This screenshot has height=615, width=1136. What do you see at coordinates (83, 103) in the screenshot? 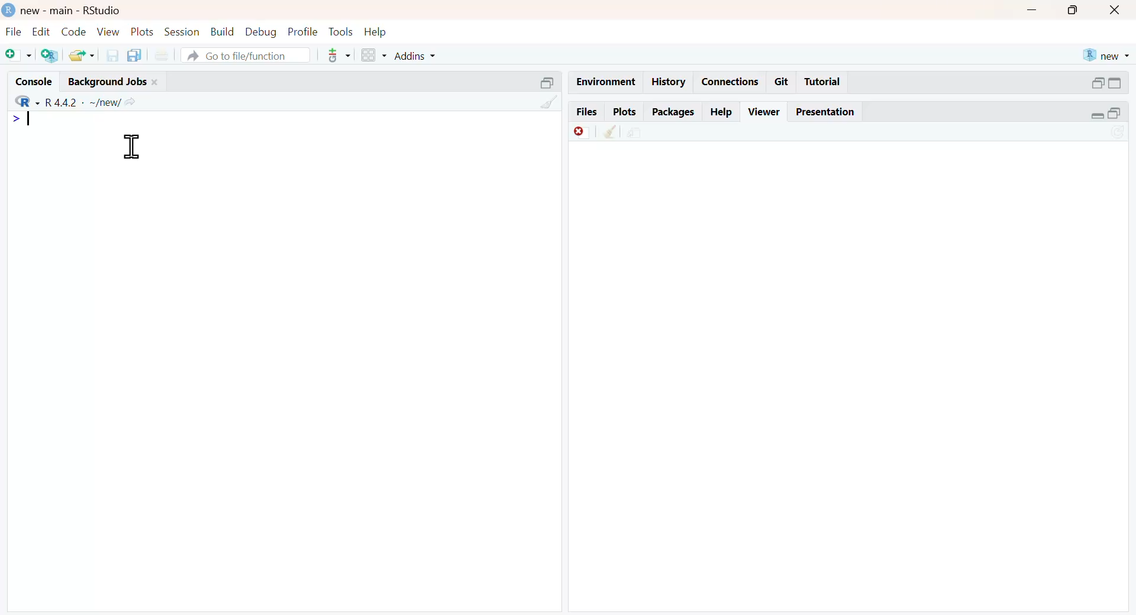
I see `R 4.4.2 ~/new/` at bounding box center [83, 103].